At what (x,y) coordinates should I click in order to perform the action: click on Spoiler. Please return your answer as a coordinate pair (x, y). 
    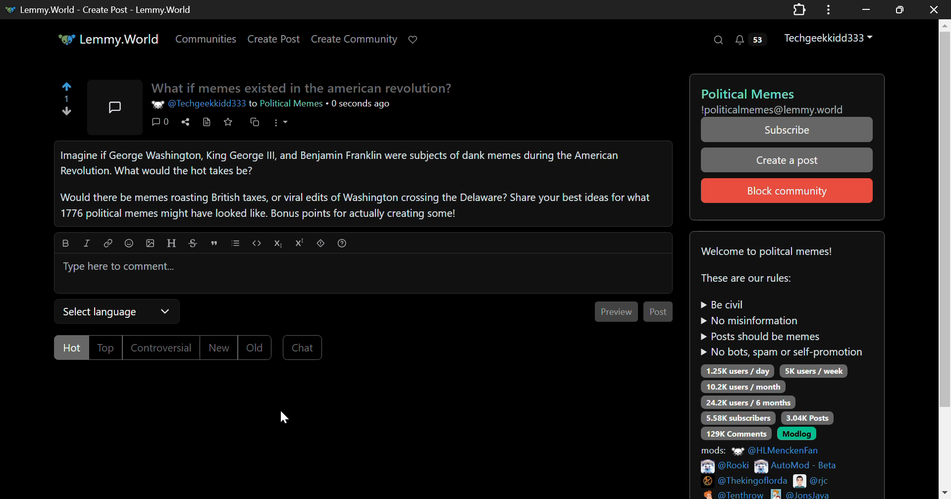
    Looking at the image, I should click on (321, 244).